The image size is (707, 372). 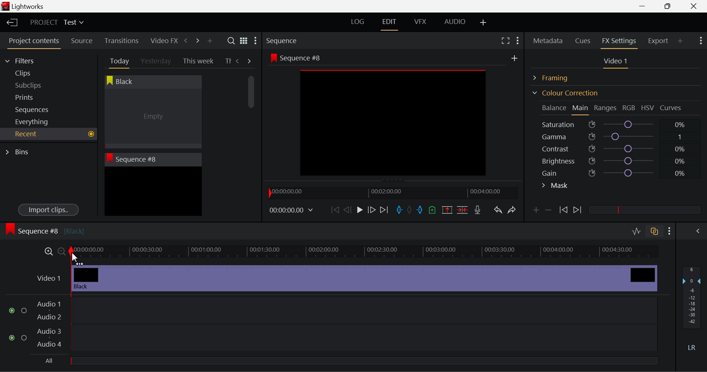 I want to click on Toggle list and title view, so click(x=244, y=41).